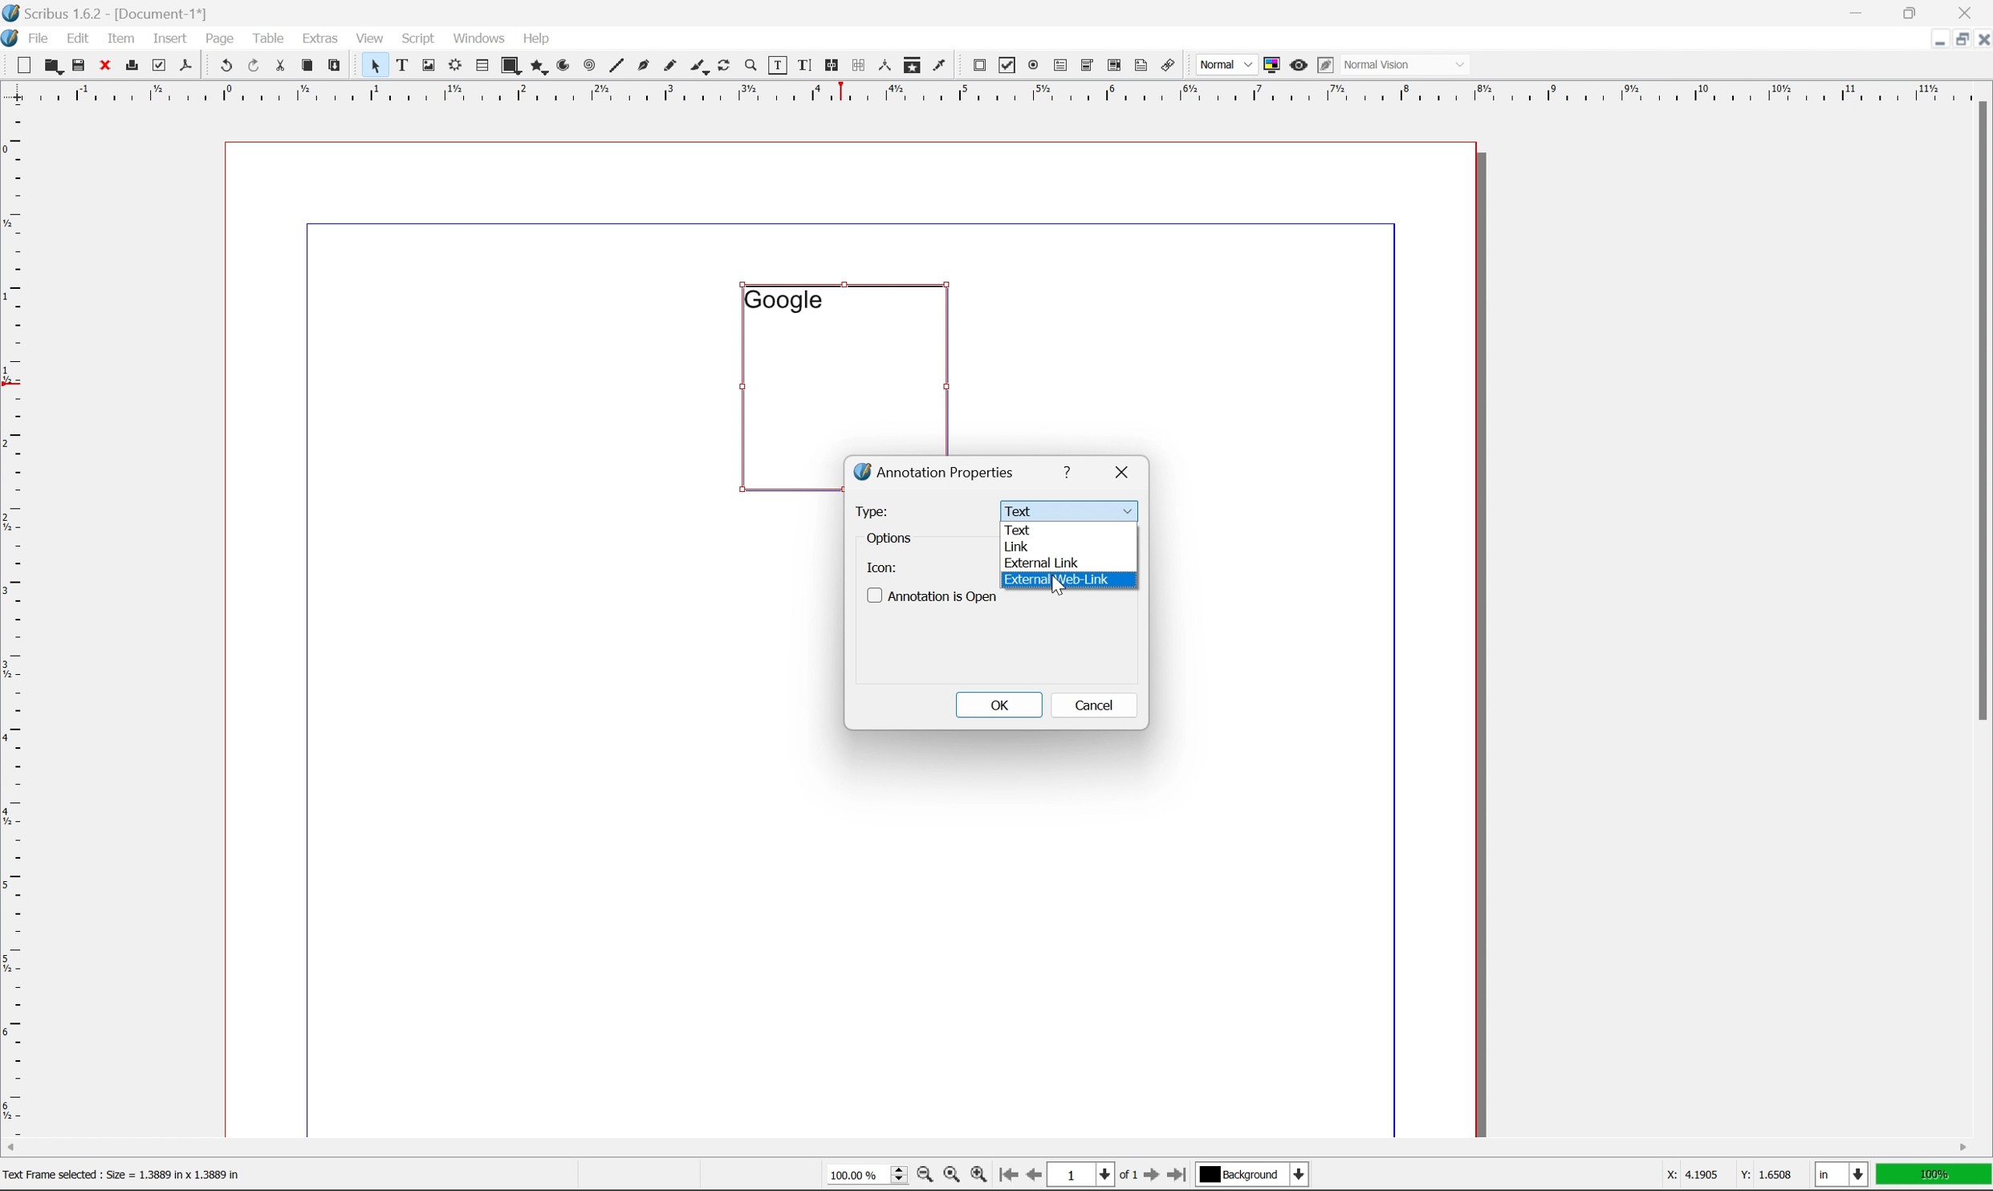 The width and height of the screenshot is (1993, 1191). I want to click on select current page, so click(1092, 1177).